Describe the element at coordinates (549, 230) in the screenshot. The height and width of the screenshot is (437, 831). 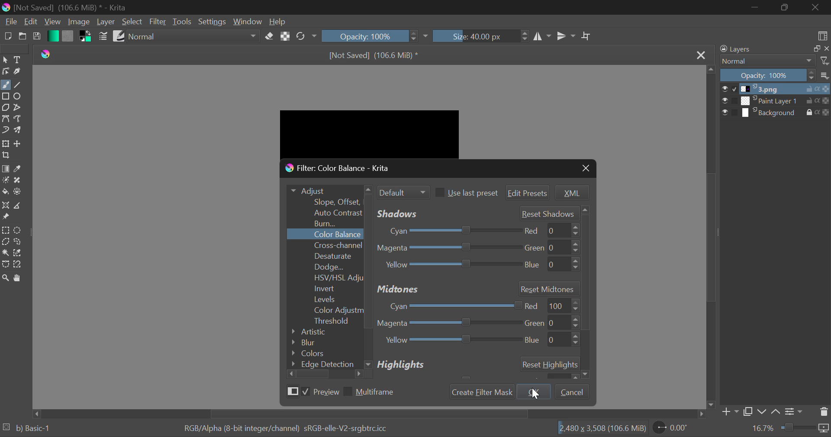
I see `red` at that location.